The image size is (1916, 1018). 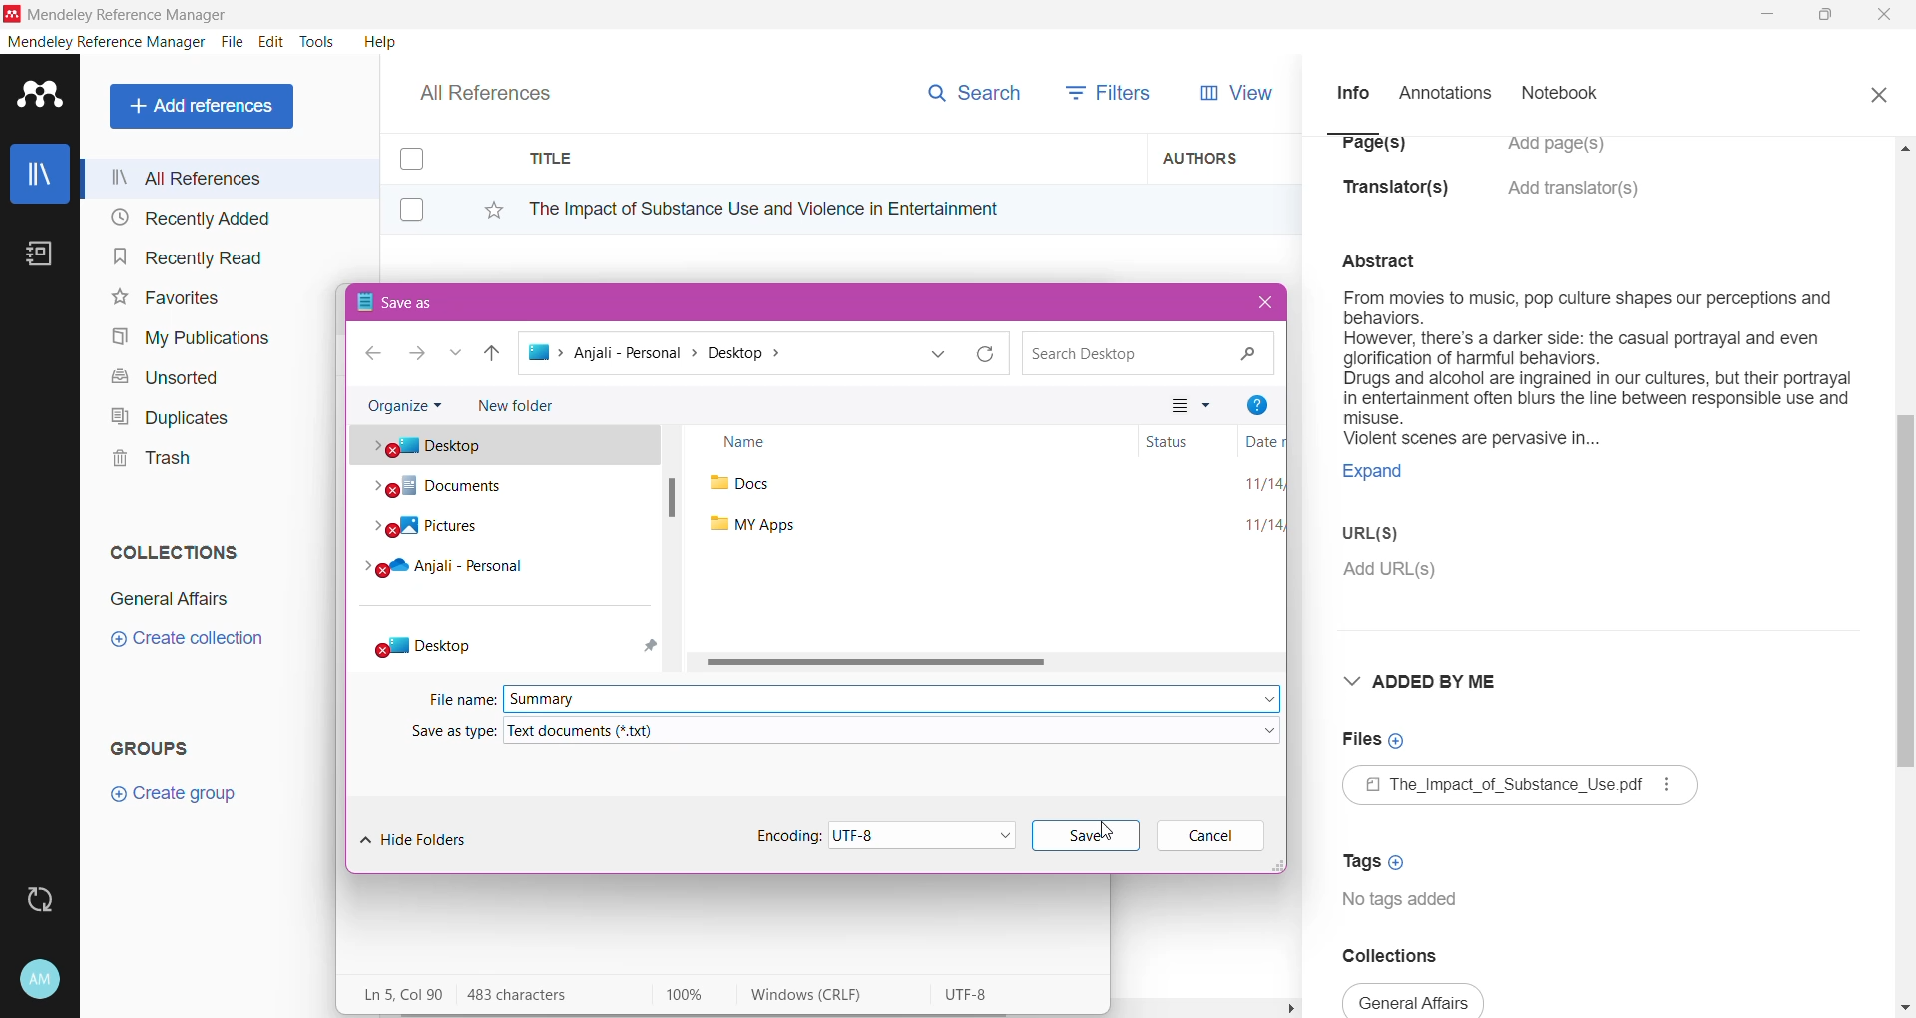 What do you see at coordinates (525, 408) in the screenshot?
I see `New Folder` at bounding box center [525, 408].